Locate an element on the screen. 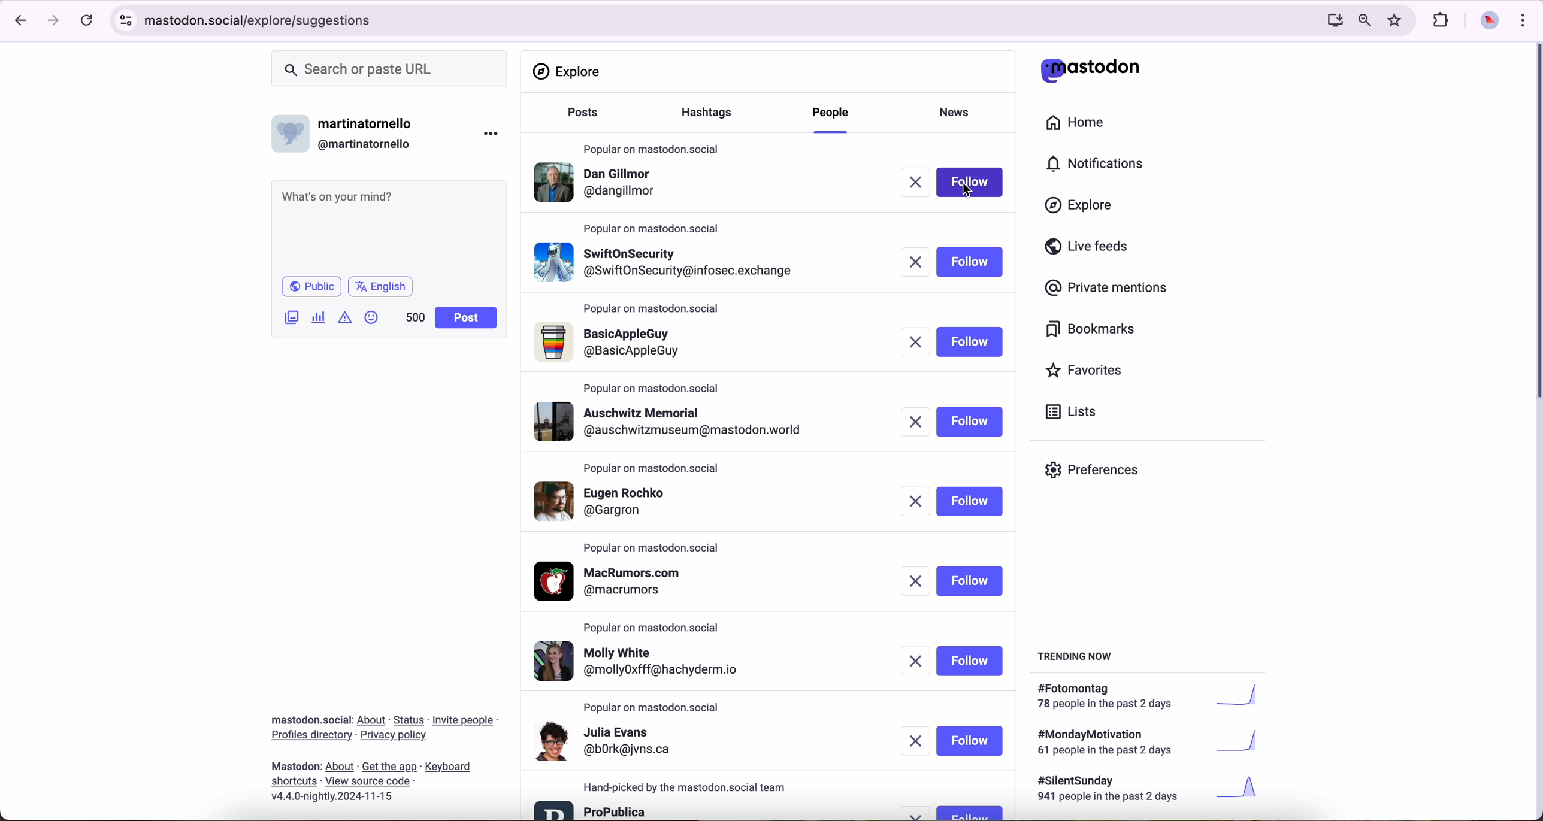 The image size is (1543, 821). profile is located at coordinates (592, 809).